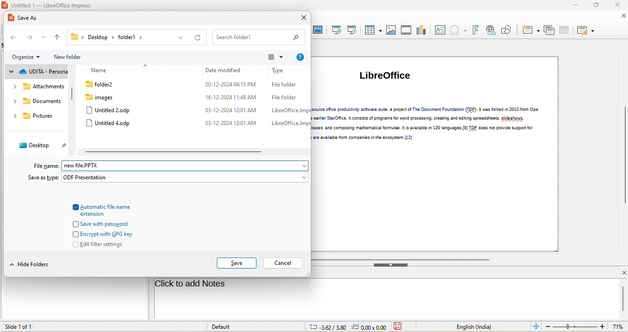 The image size is (628, 332). I want to click on  Untitled 1 — LibreOffice Impress, so click(48, 5).